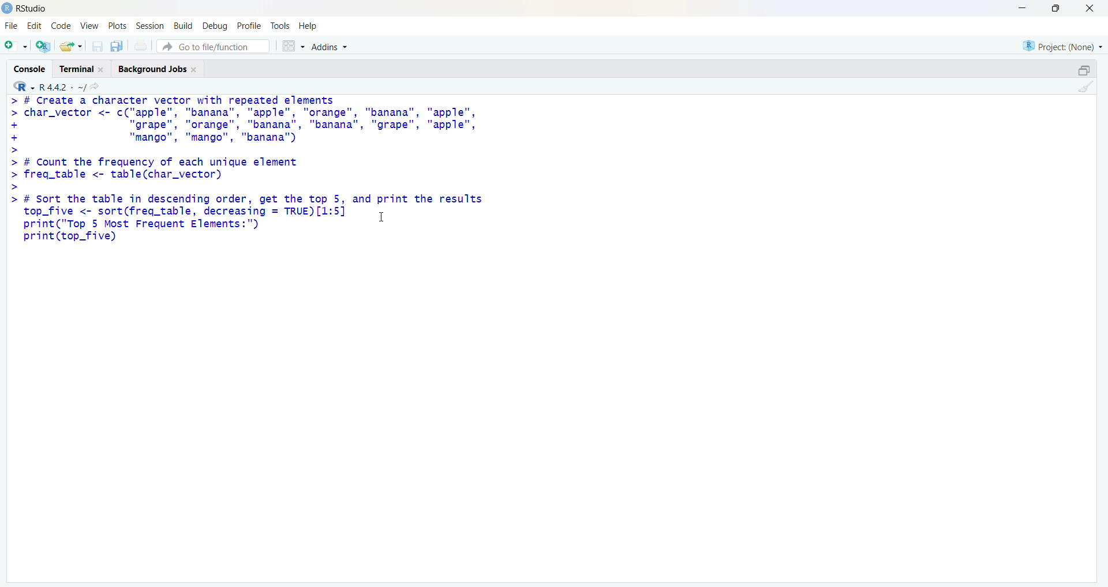  Describe the element at coordinates (141, 47) in the screenshot. I see `Print the current file` at that location.